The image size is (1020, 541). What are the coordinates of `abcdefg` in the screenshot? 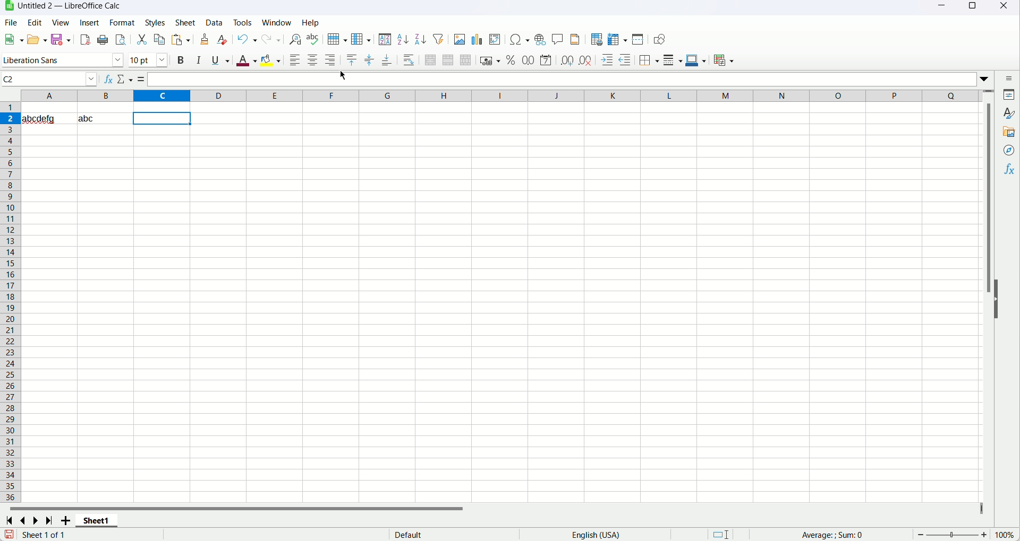 It's located at (46, 119).